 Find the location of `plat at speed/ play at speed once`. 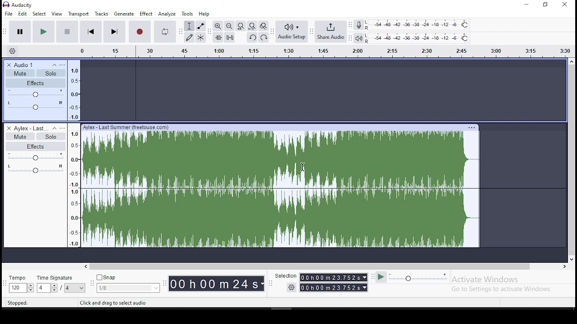

plat at speed/ play at speed once is located at coordinates (412, 278).